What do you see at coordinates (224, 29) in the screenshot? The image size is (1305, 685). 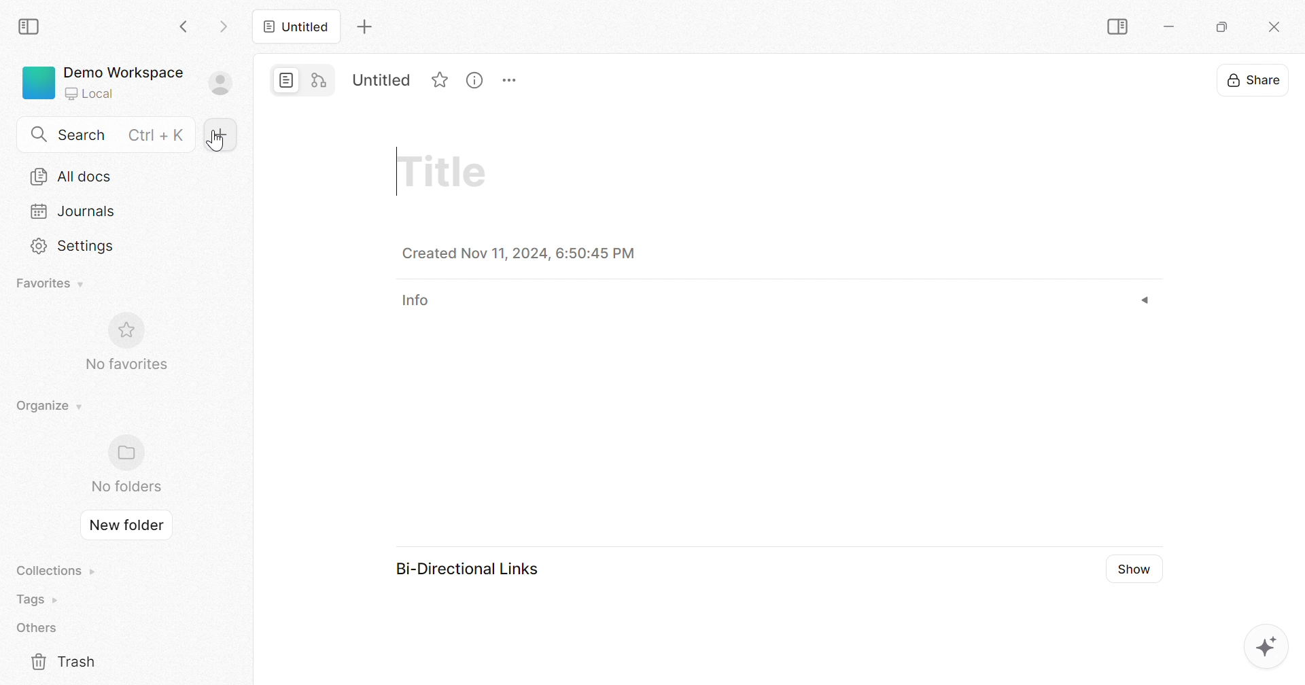 I see `Forward` at bounding box center [224, 29].